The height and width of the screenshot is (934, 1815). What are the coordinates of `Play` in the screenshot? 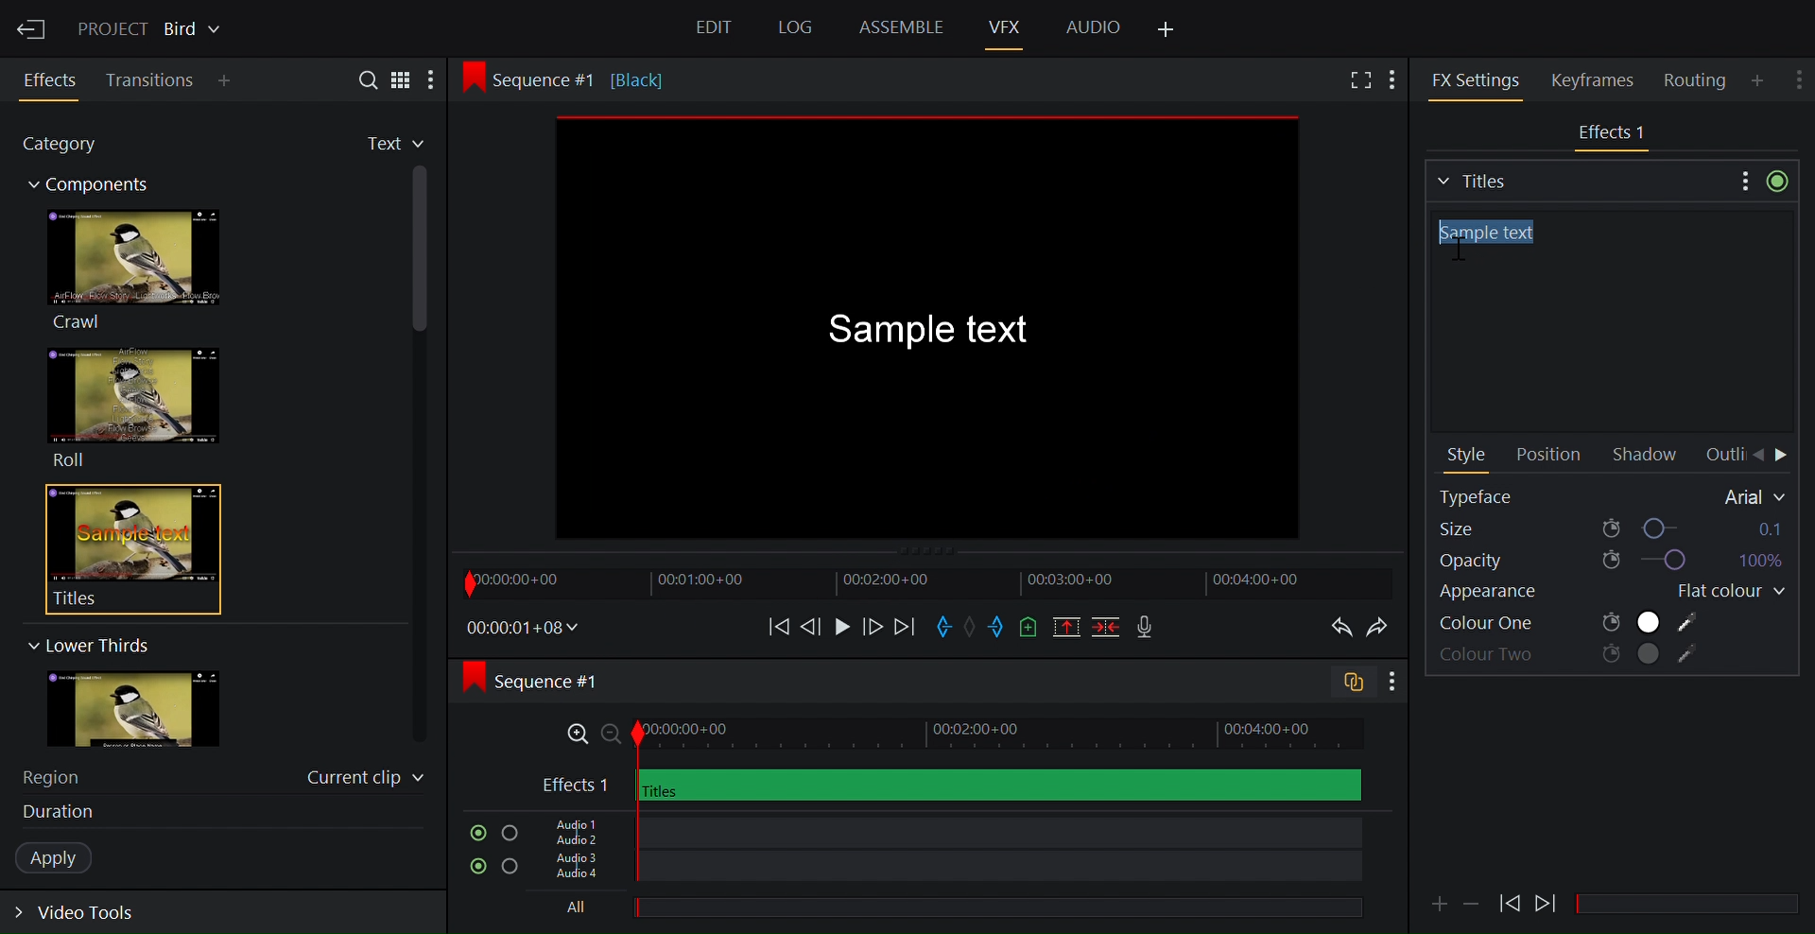 It's located at (841, 626).